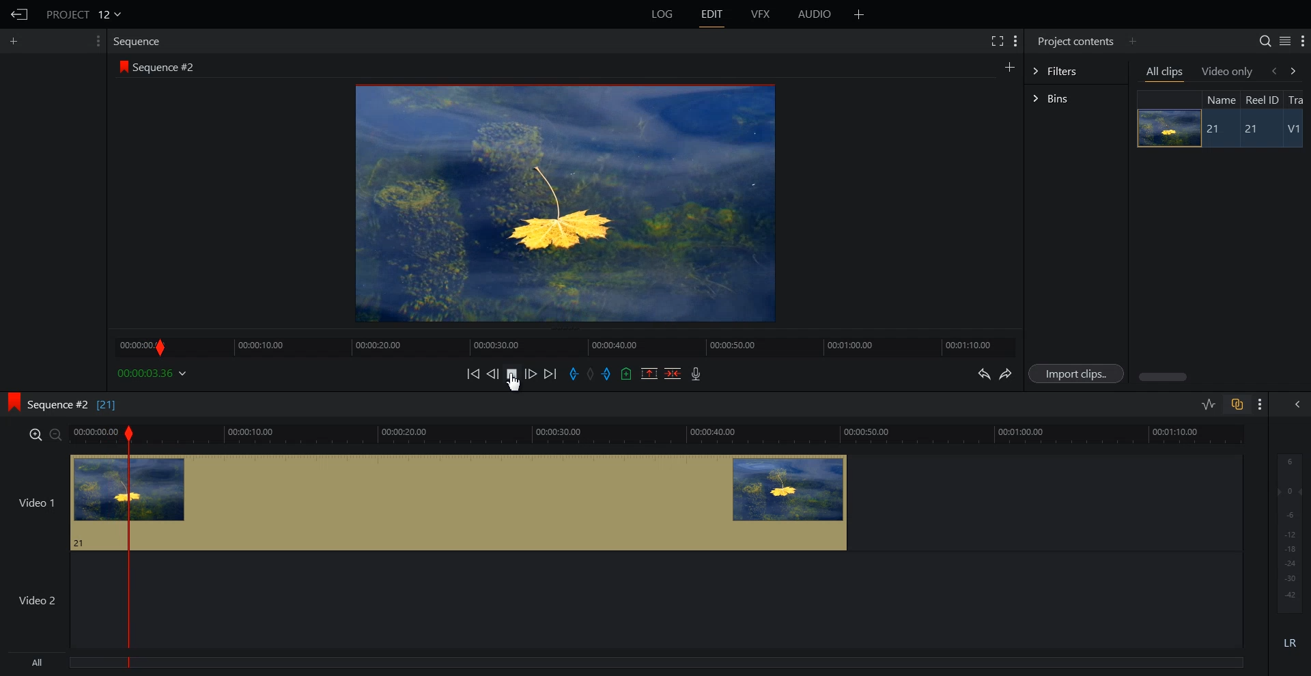  Describe the element at coordinates (1165, 128) in the screenshot. I see `Image` at that location.